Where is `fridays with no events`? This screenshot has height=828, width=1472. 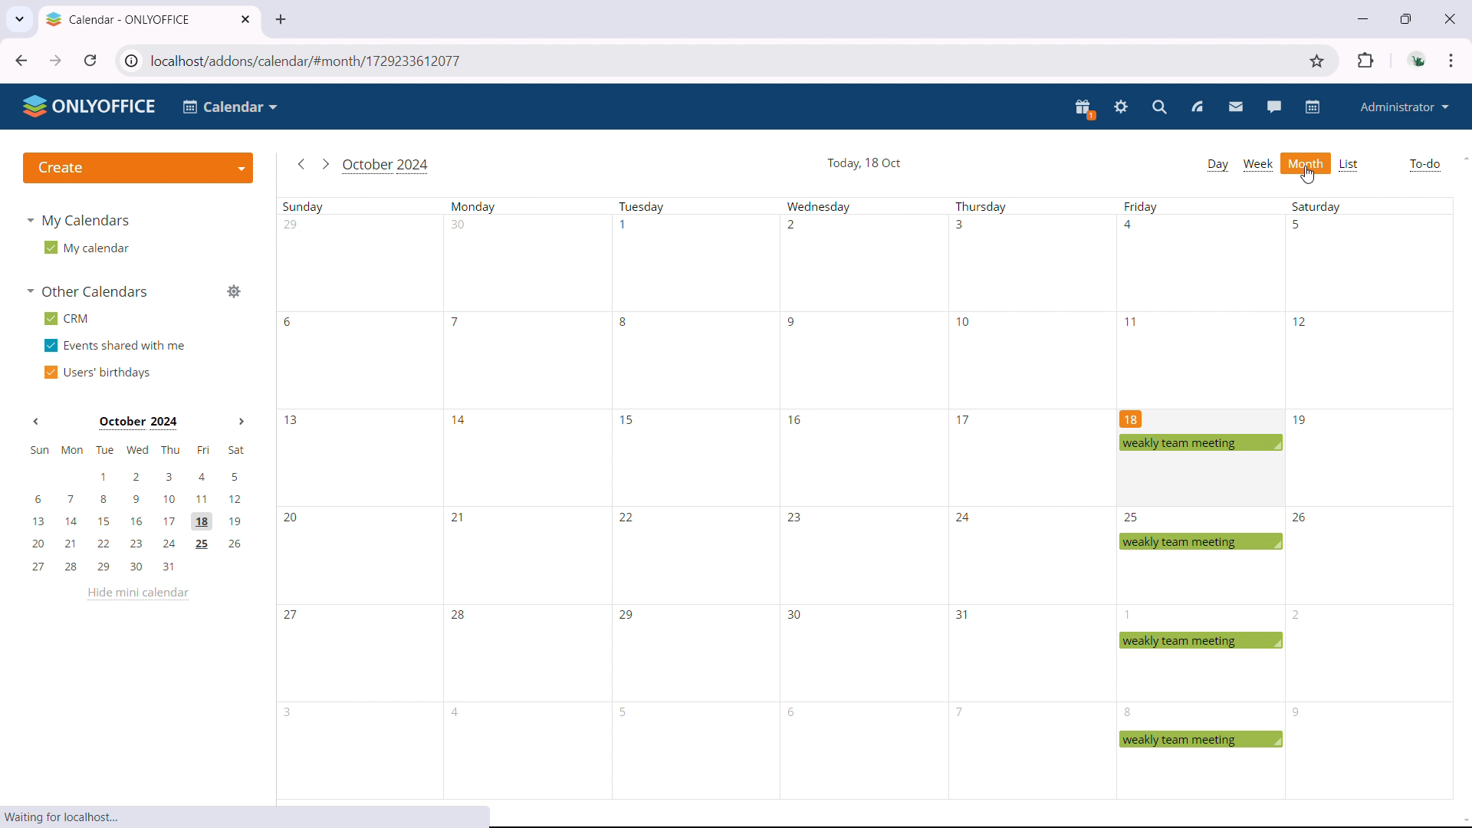
fridays with no events is located at coordinates (1201, 300).